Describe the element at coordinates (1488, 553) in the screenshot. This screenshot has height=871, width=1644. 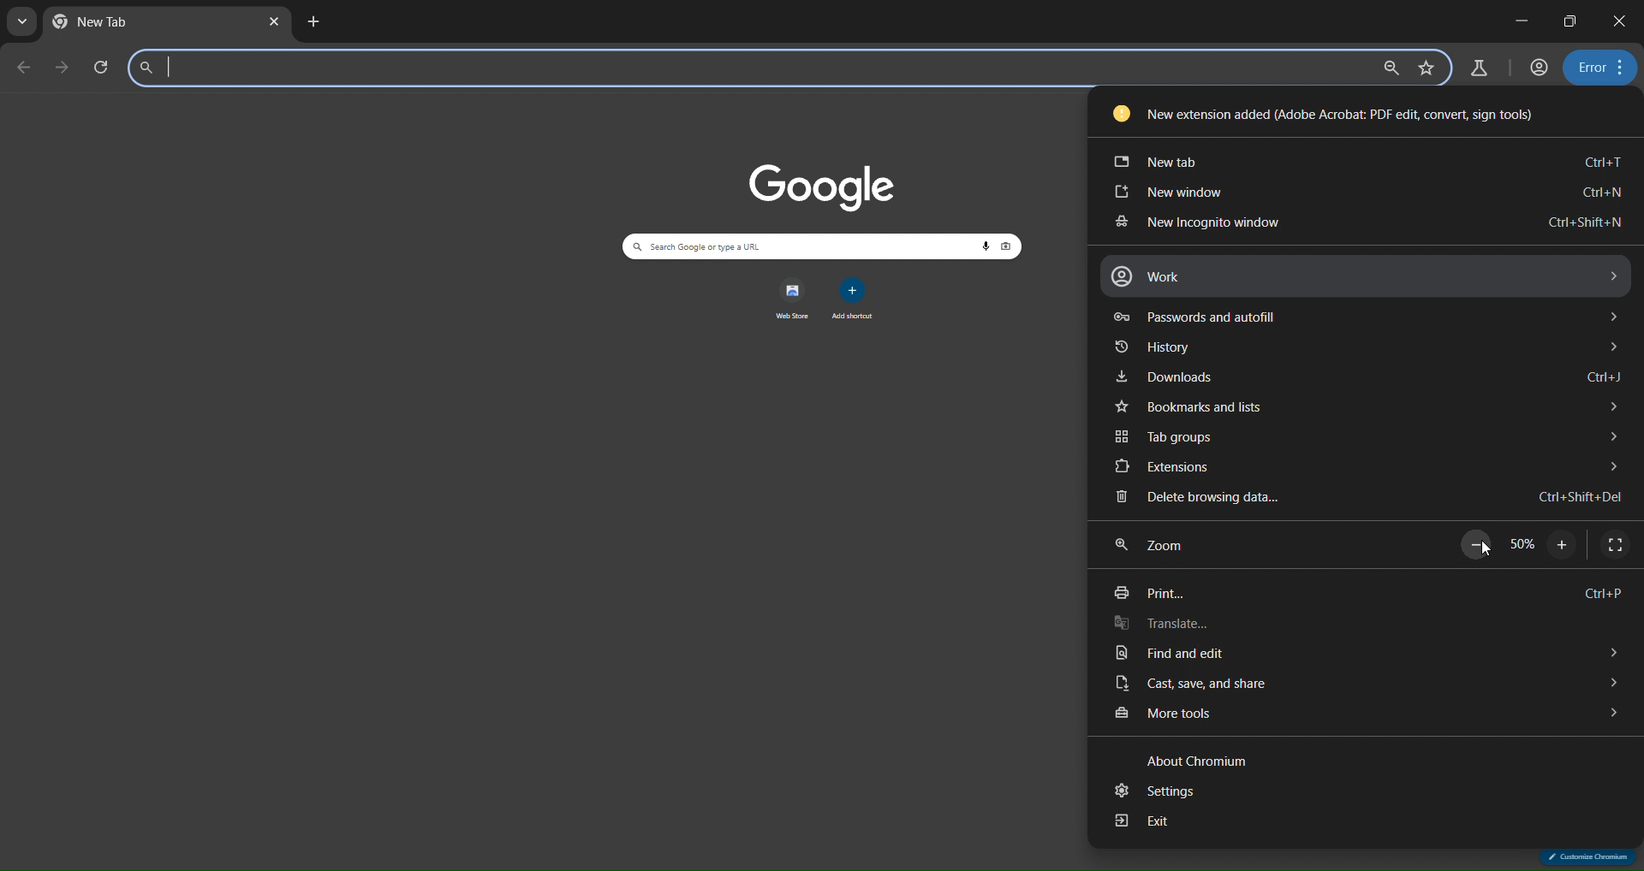
I see `cursor` at that location.